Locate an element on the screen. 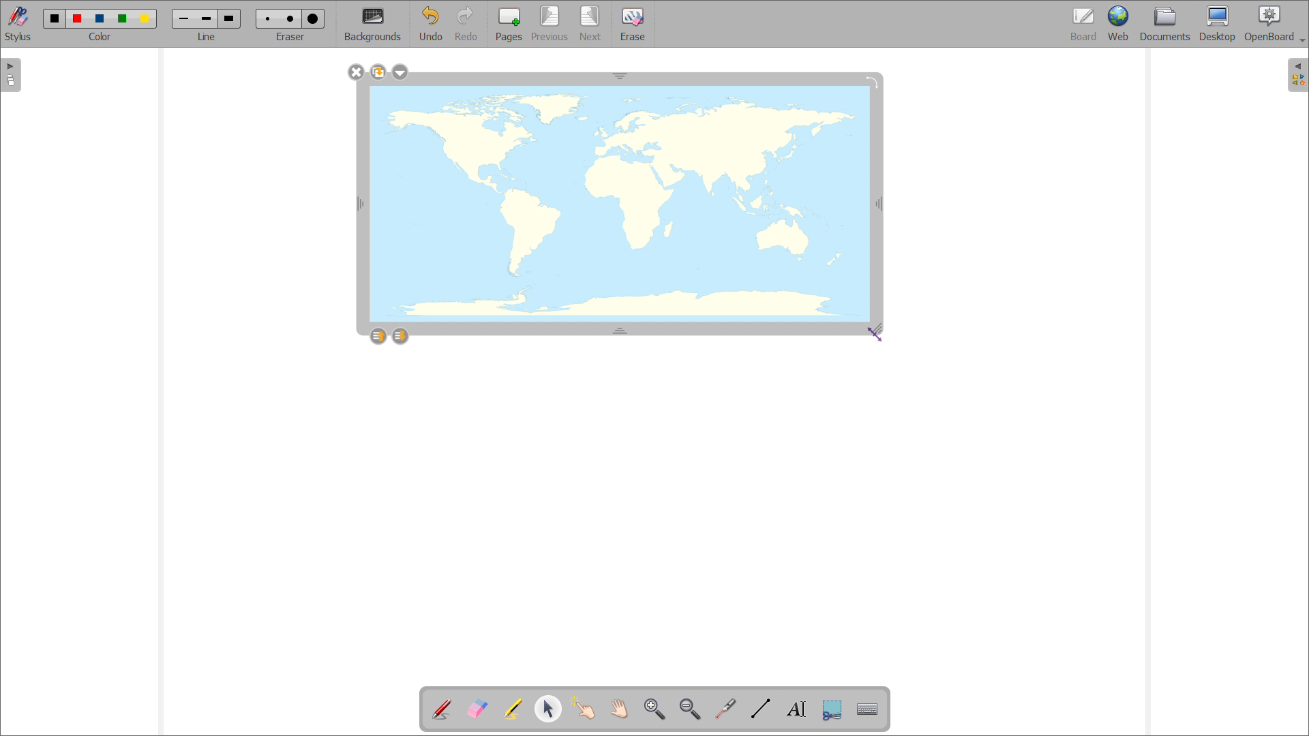  previous page is located at coordinates (550, 24).